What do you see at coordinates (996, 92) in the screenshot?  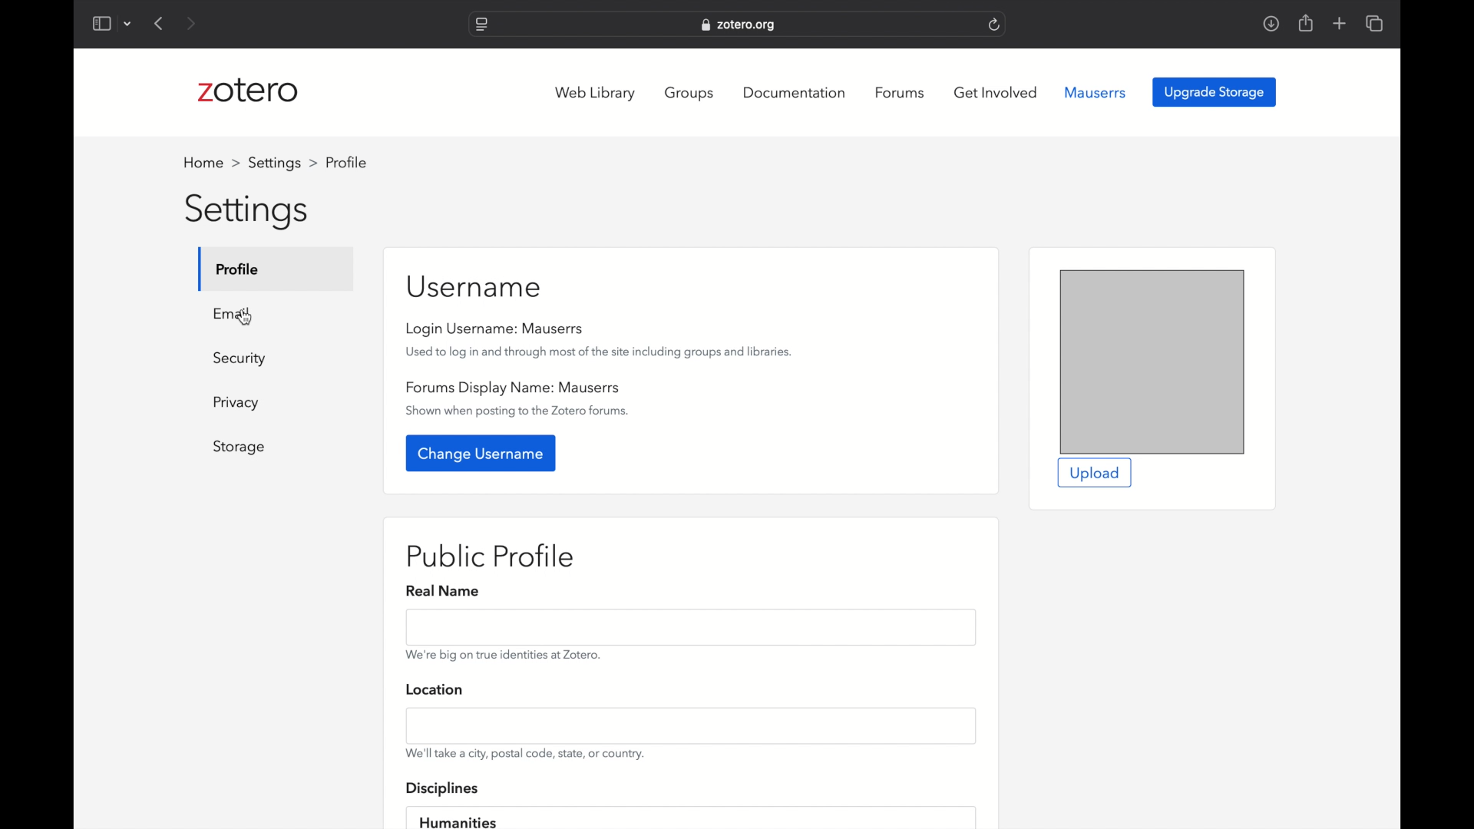 I see `get involved` at bounding box center [996, 92].